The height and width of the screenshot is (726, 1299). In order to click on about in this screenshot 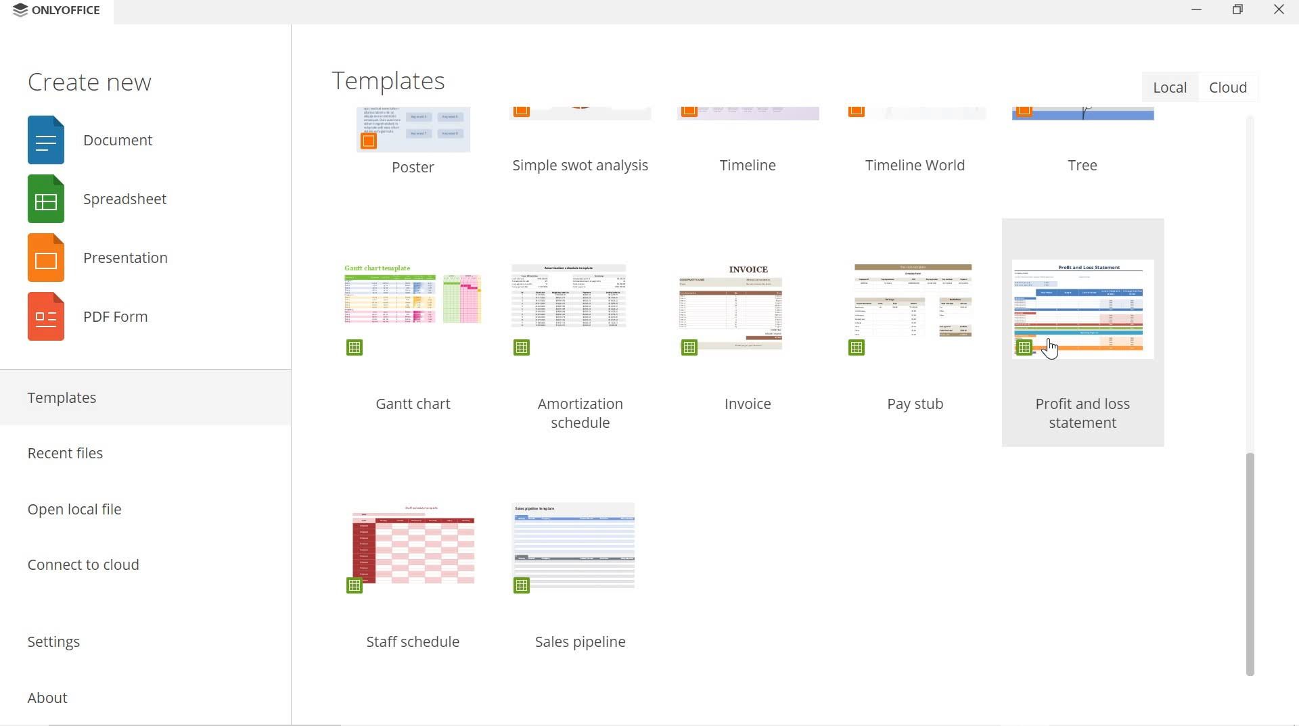, I will do `click(137, 694)`.